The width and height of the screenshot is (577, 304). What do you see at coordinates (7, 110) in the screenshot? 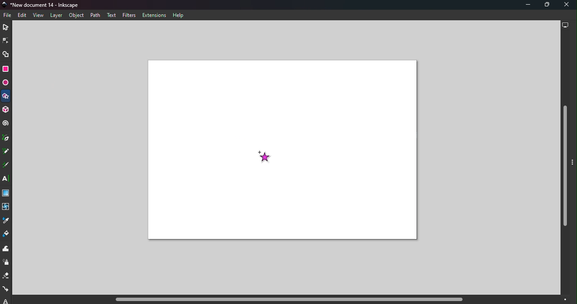
I see `3D box tool` at bounding box center [7, 110].